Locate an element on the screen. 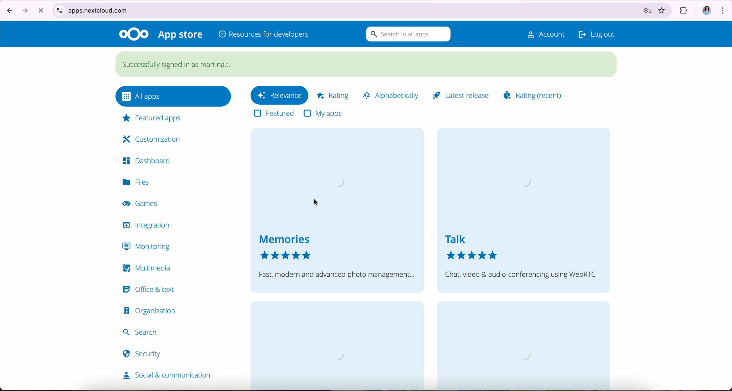 The height and width of the screenshot is (391, 732). resources for developers is located at coordinates (264, 35).